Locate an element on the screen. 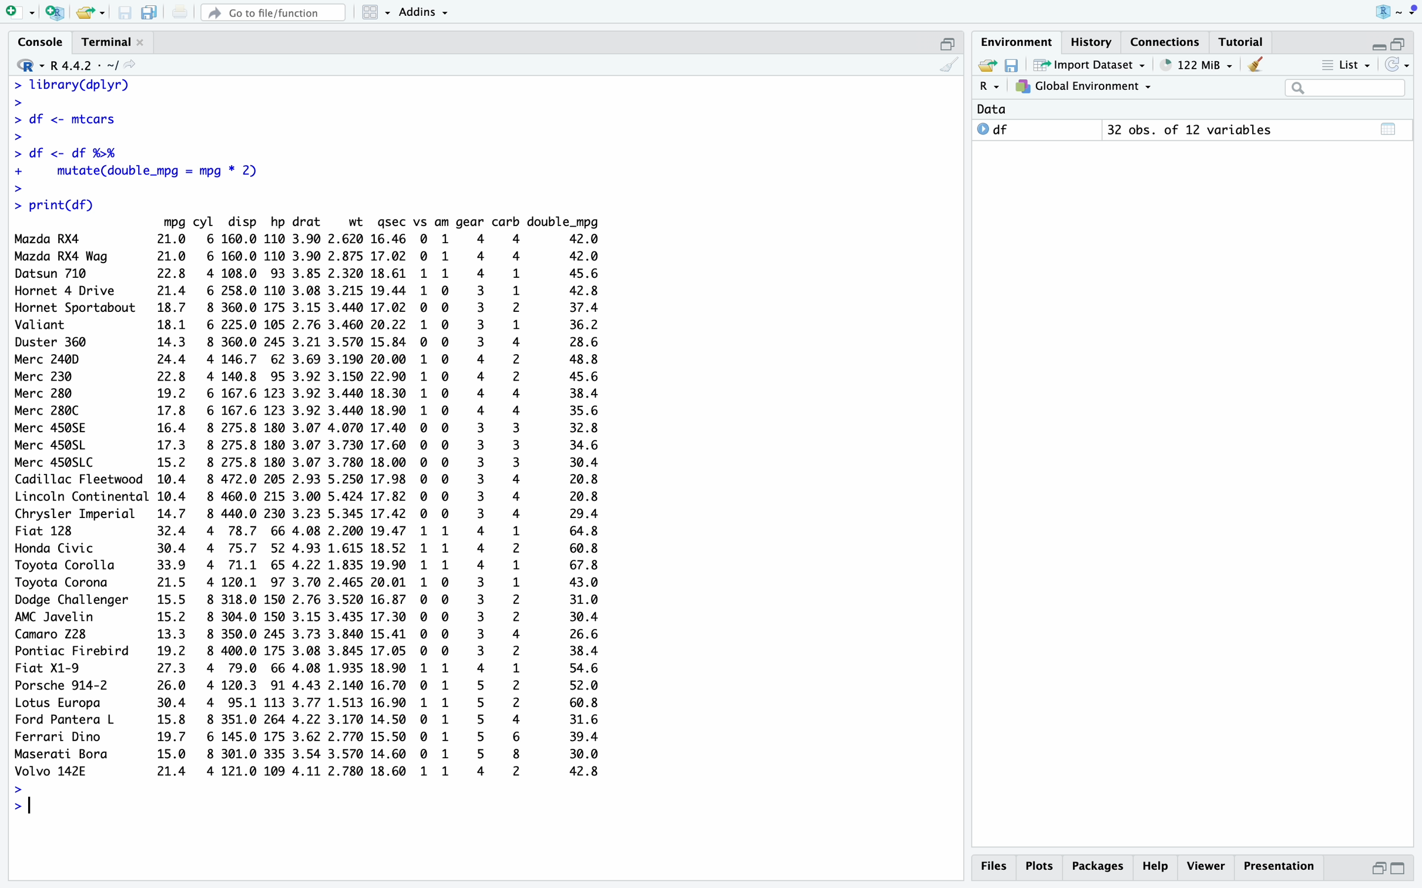  share is located at coordinates (987, 63).